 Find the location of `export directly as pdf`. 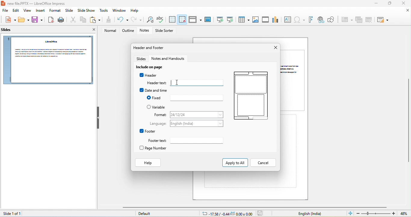

export directly as pdf is located at coordinates (50, 20).